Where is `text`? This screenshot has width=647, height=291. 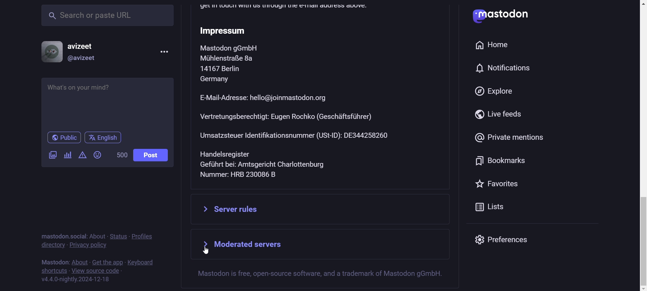 text is located at coordinates (328, 276).